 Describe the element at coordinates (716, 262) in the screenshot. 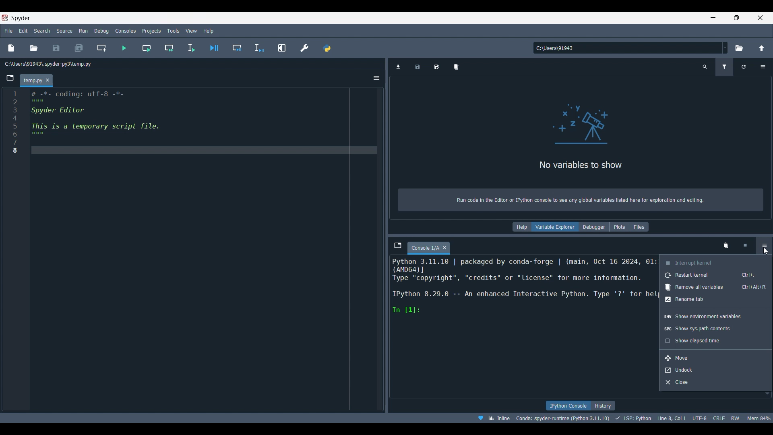

I see `Interrupt kernel` at that location.